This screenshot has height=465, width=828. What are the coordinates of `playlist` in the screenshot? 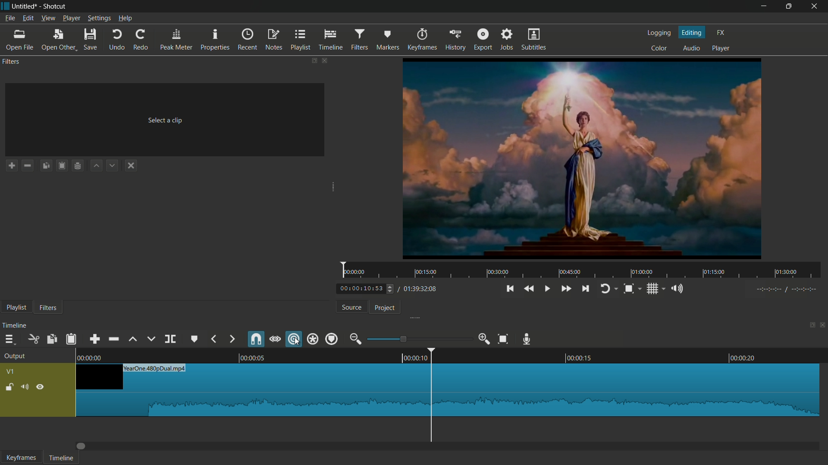 It's located at (16, 308).